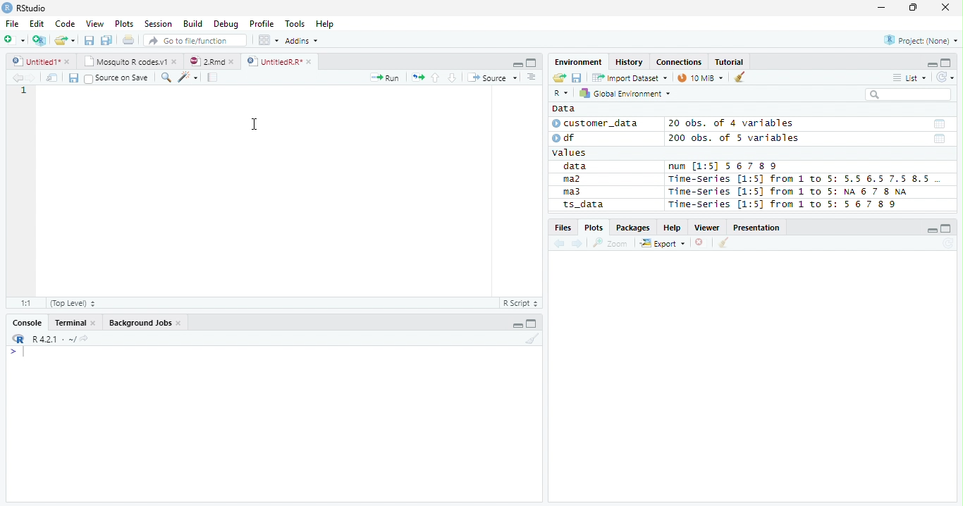 The width and height of the screenshot is (963, 506). What do you see at coordinates (568, 137) in the screenshot?
I see `df` at bounding box center [568, 137].